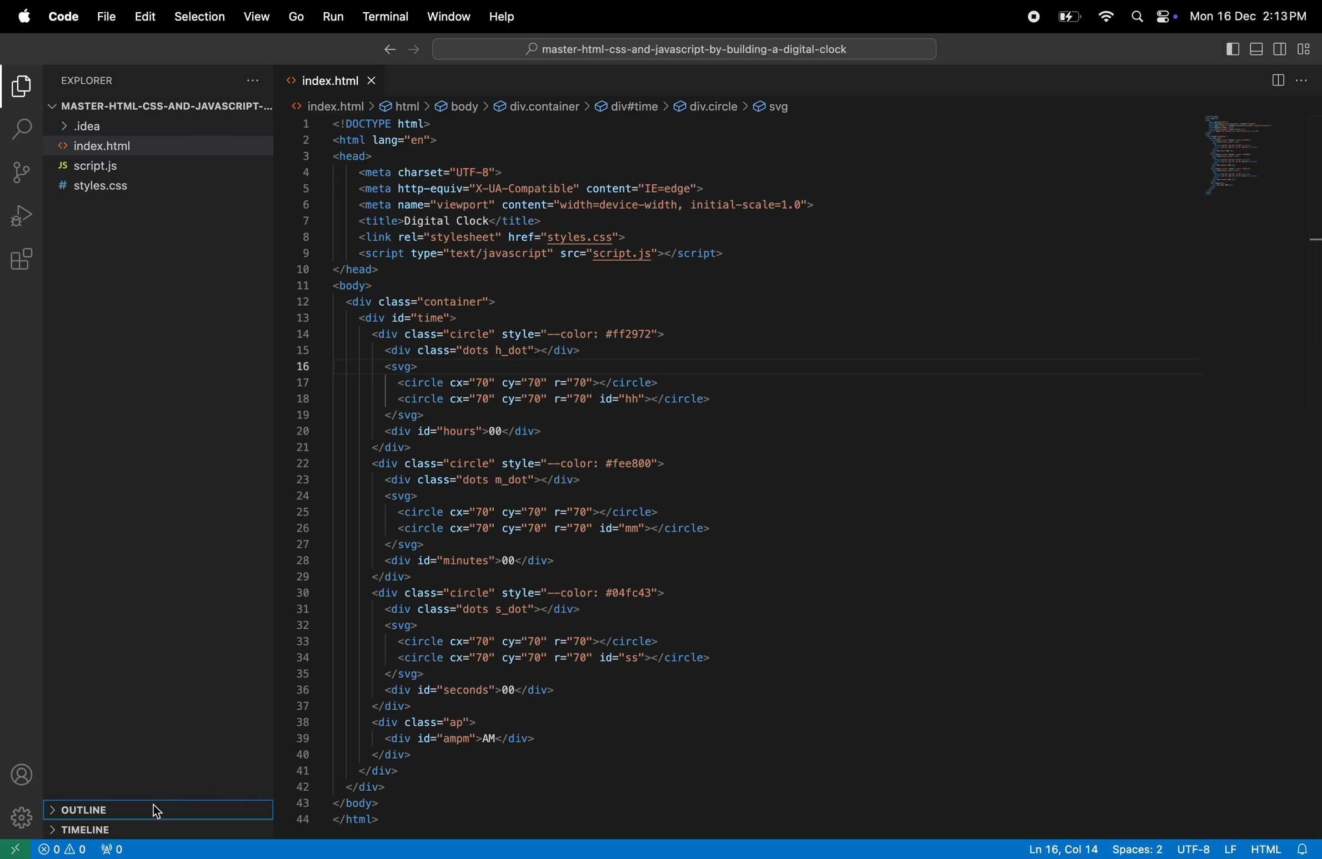 The image size is (1322, 859). I want to click on customize layout, so click(1306, 47).